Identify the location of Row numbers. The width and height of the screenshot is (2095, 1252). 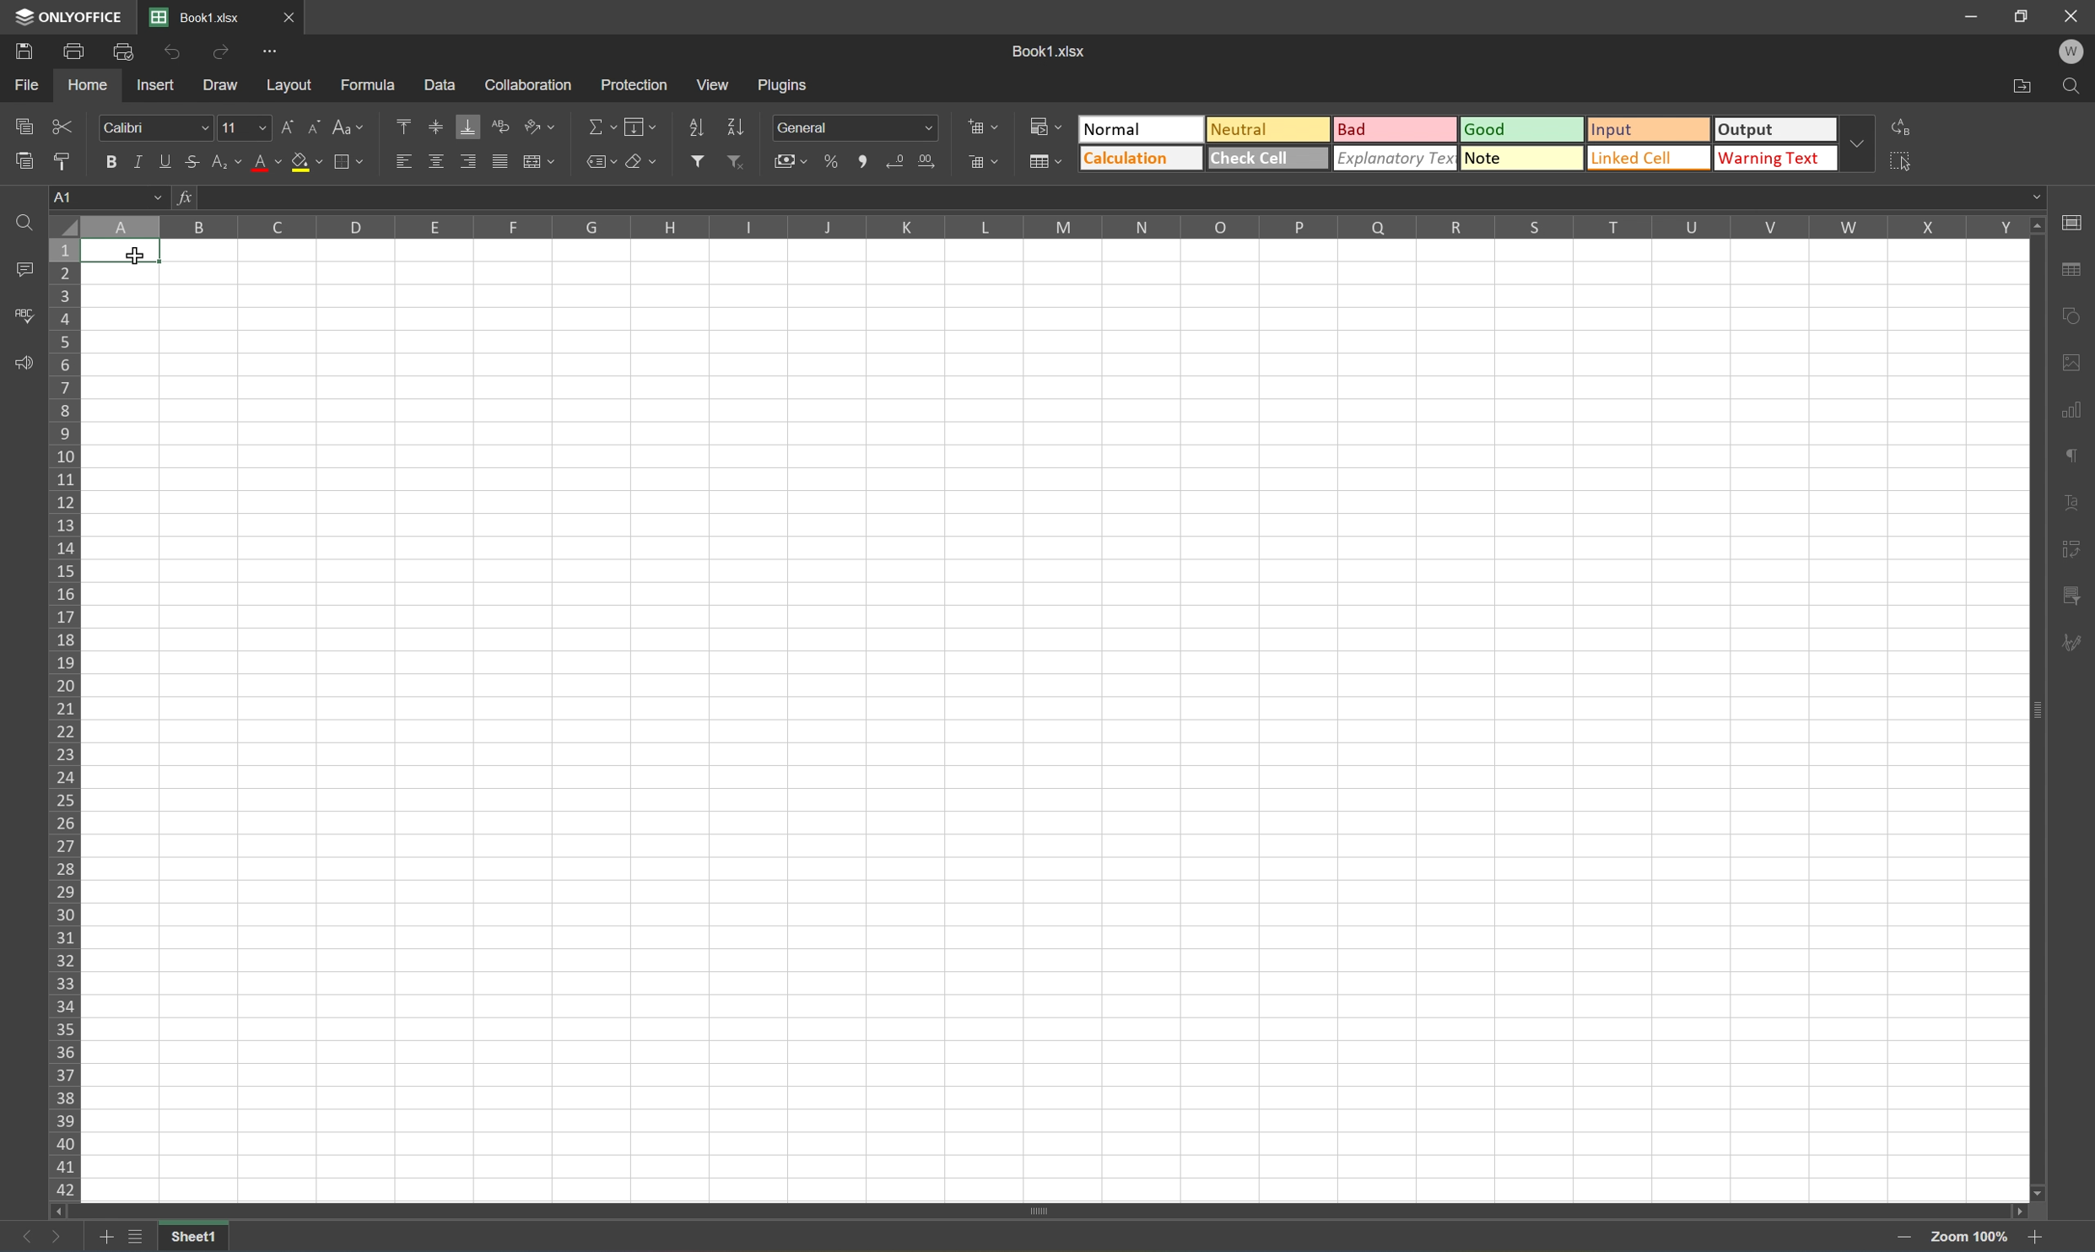
(62, 722).